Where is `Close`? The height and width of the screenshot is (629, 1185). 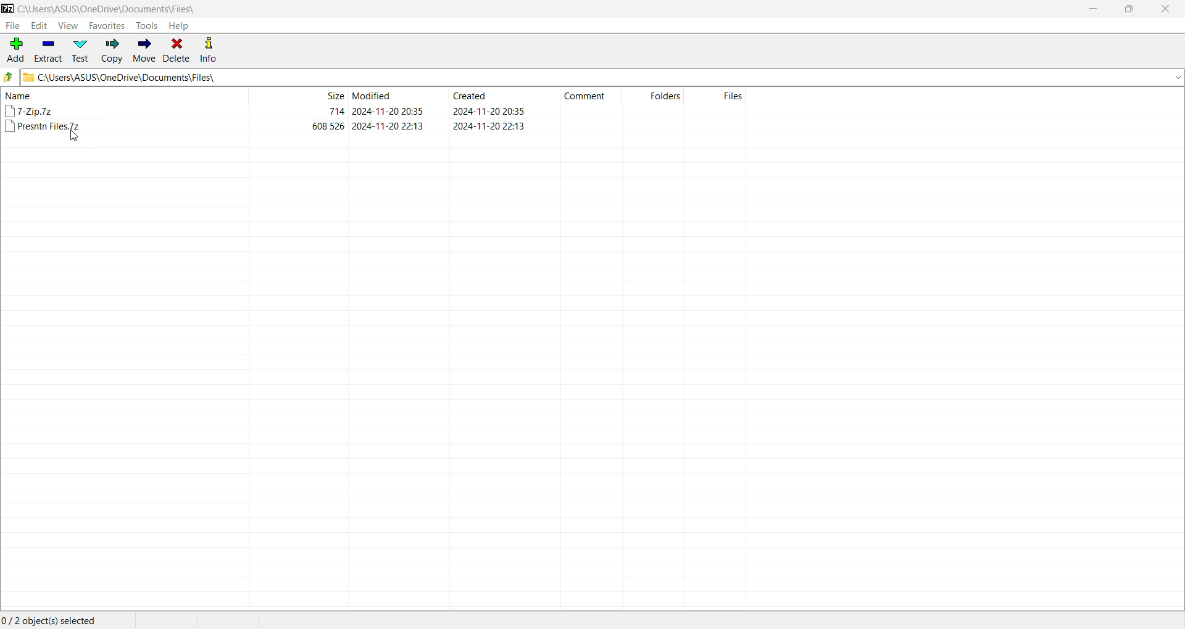 Close is located at coordinates (1168, 9).